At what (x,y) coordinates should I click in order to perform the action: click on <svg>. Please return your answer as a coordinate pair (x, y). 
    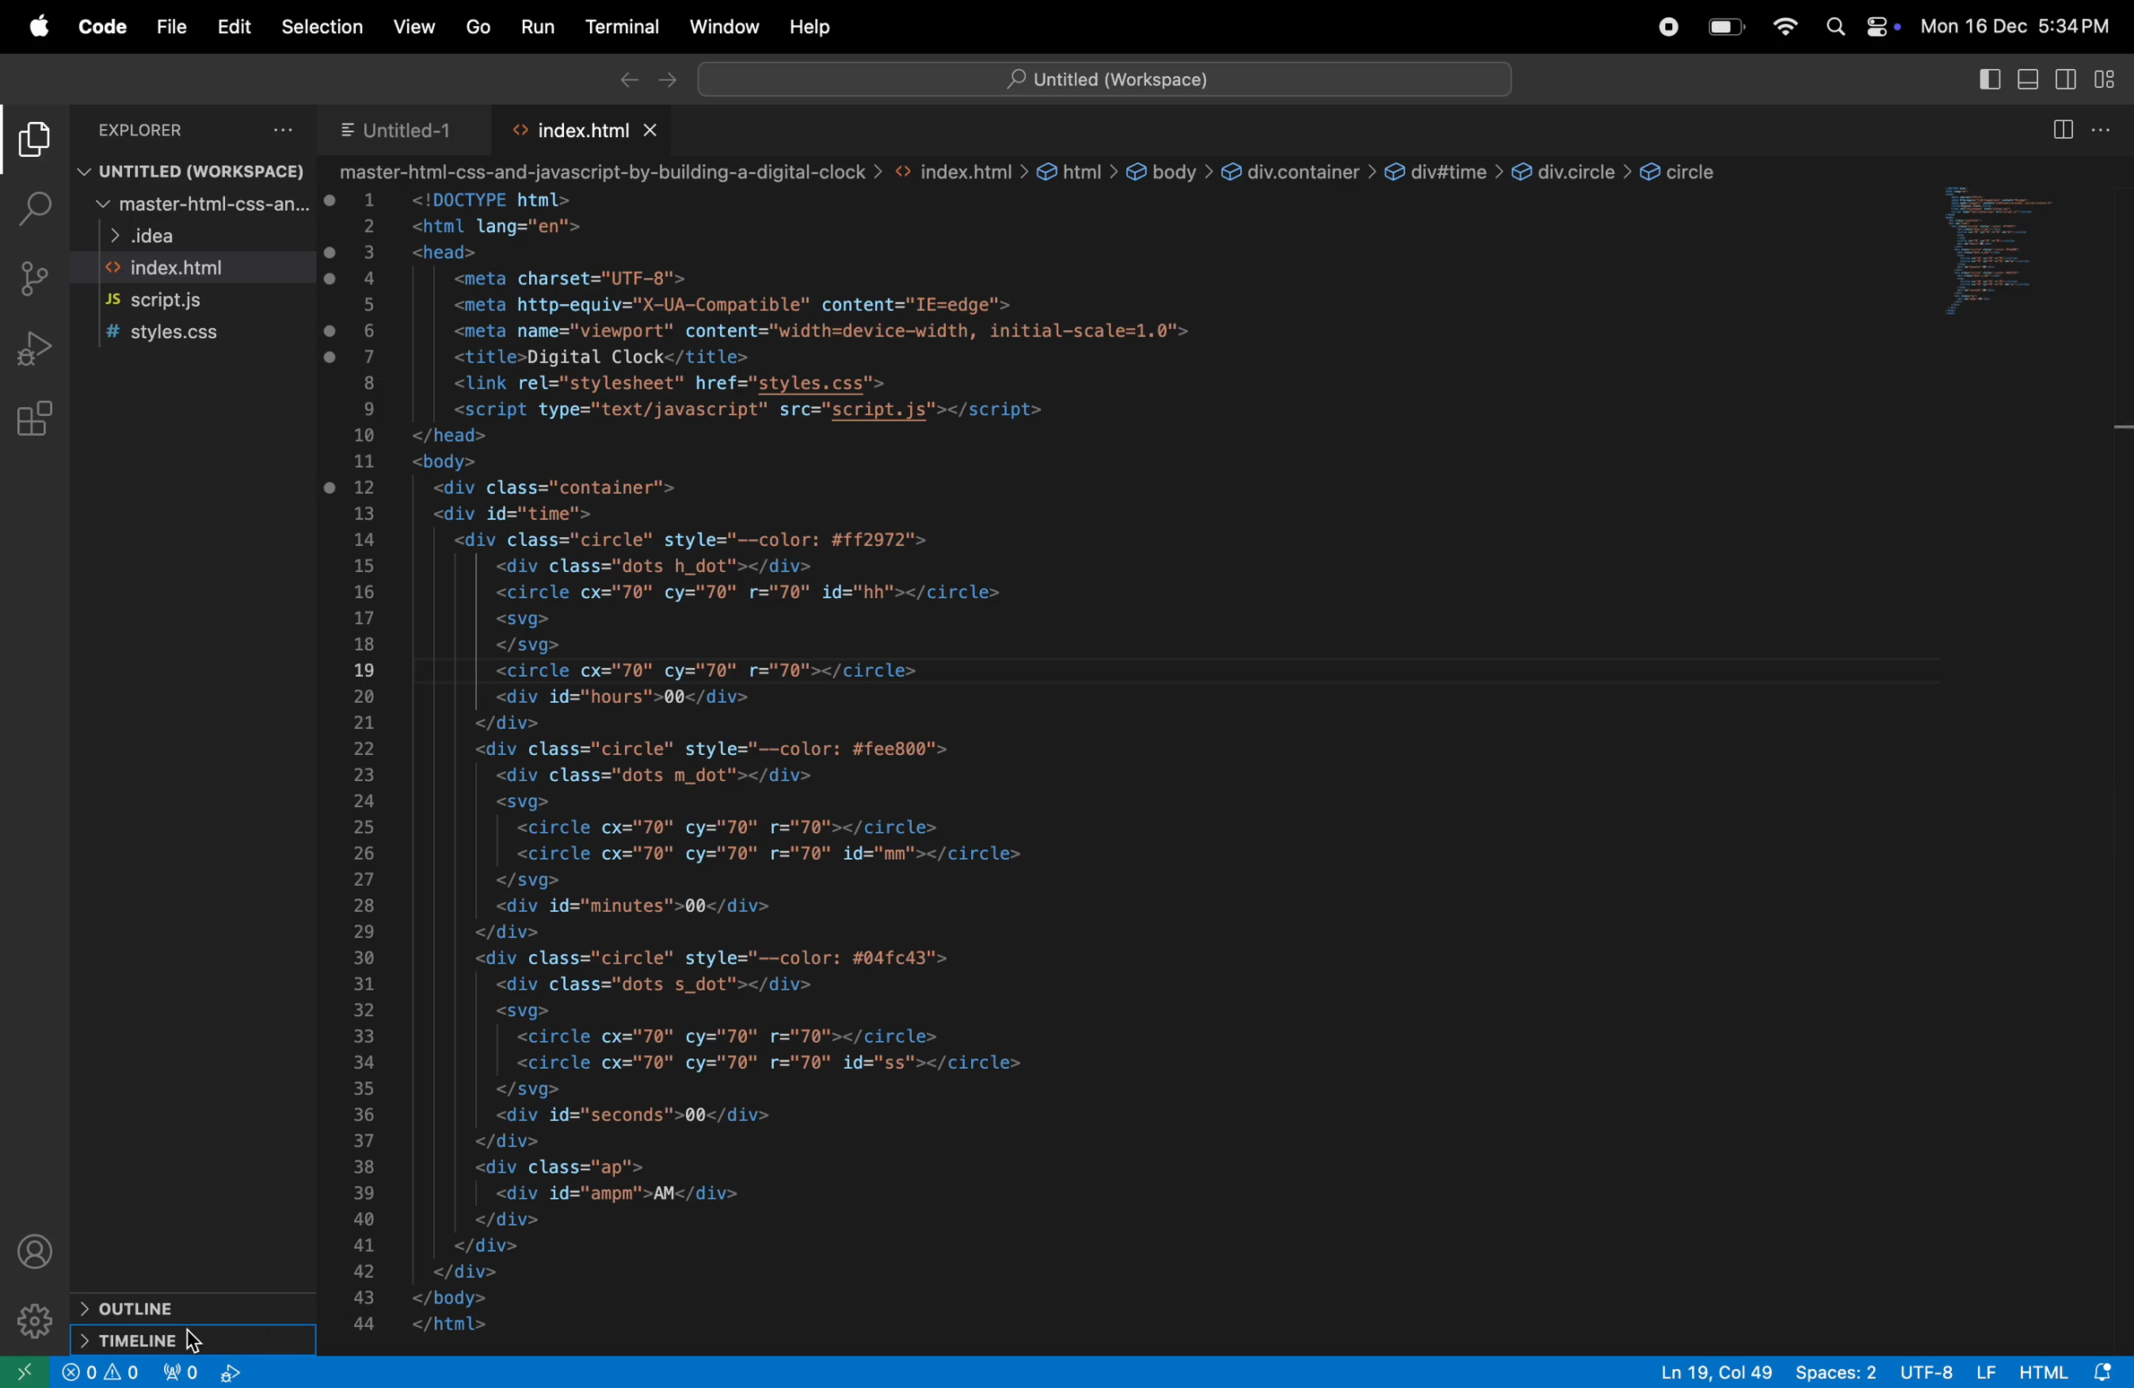
    Looking at the image, I should click on (522, 1011).